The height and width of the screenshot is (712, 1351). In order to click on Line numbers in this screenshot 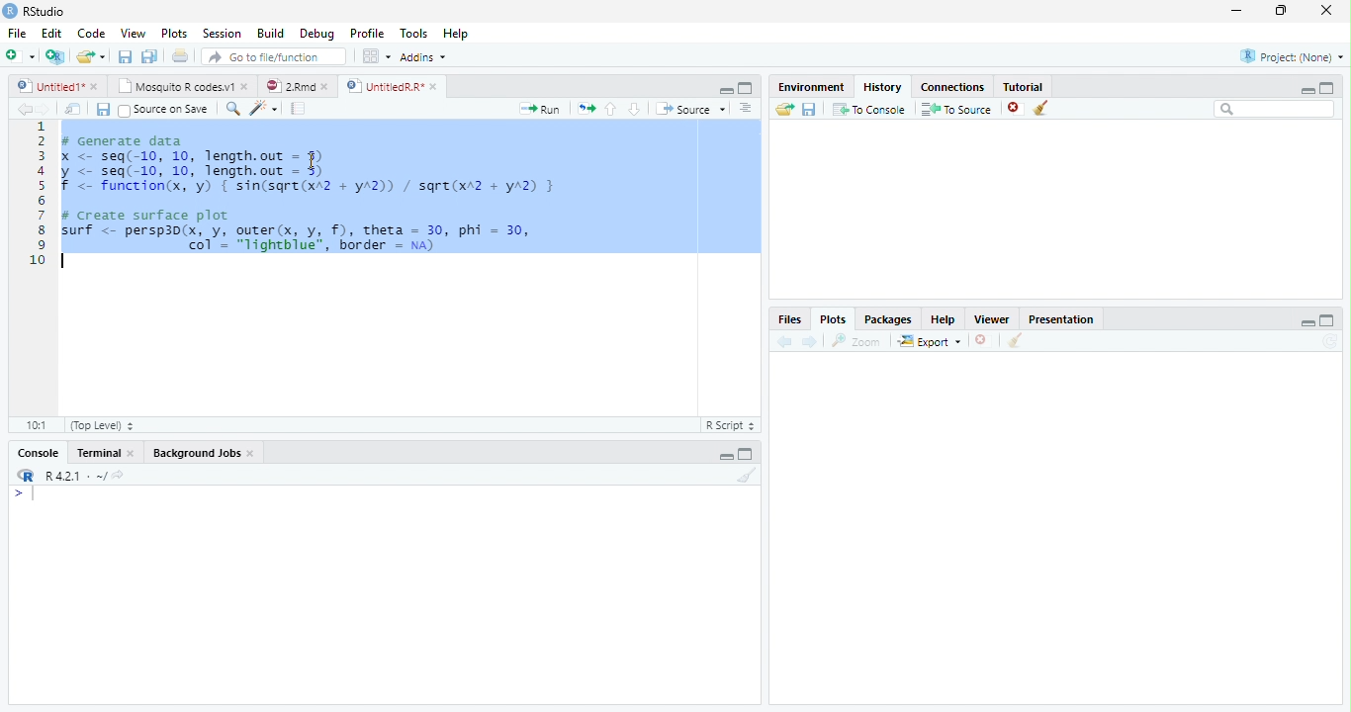, I will do `click(39, 195)`.